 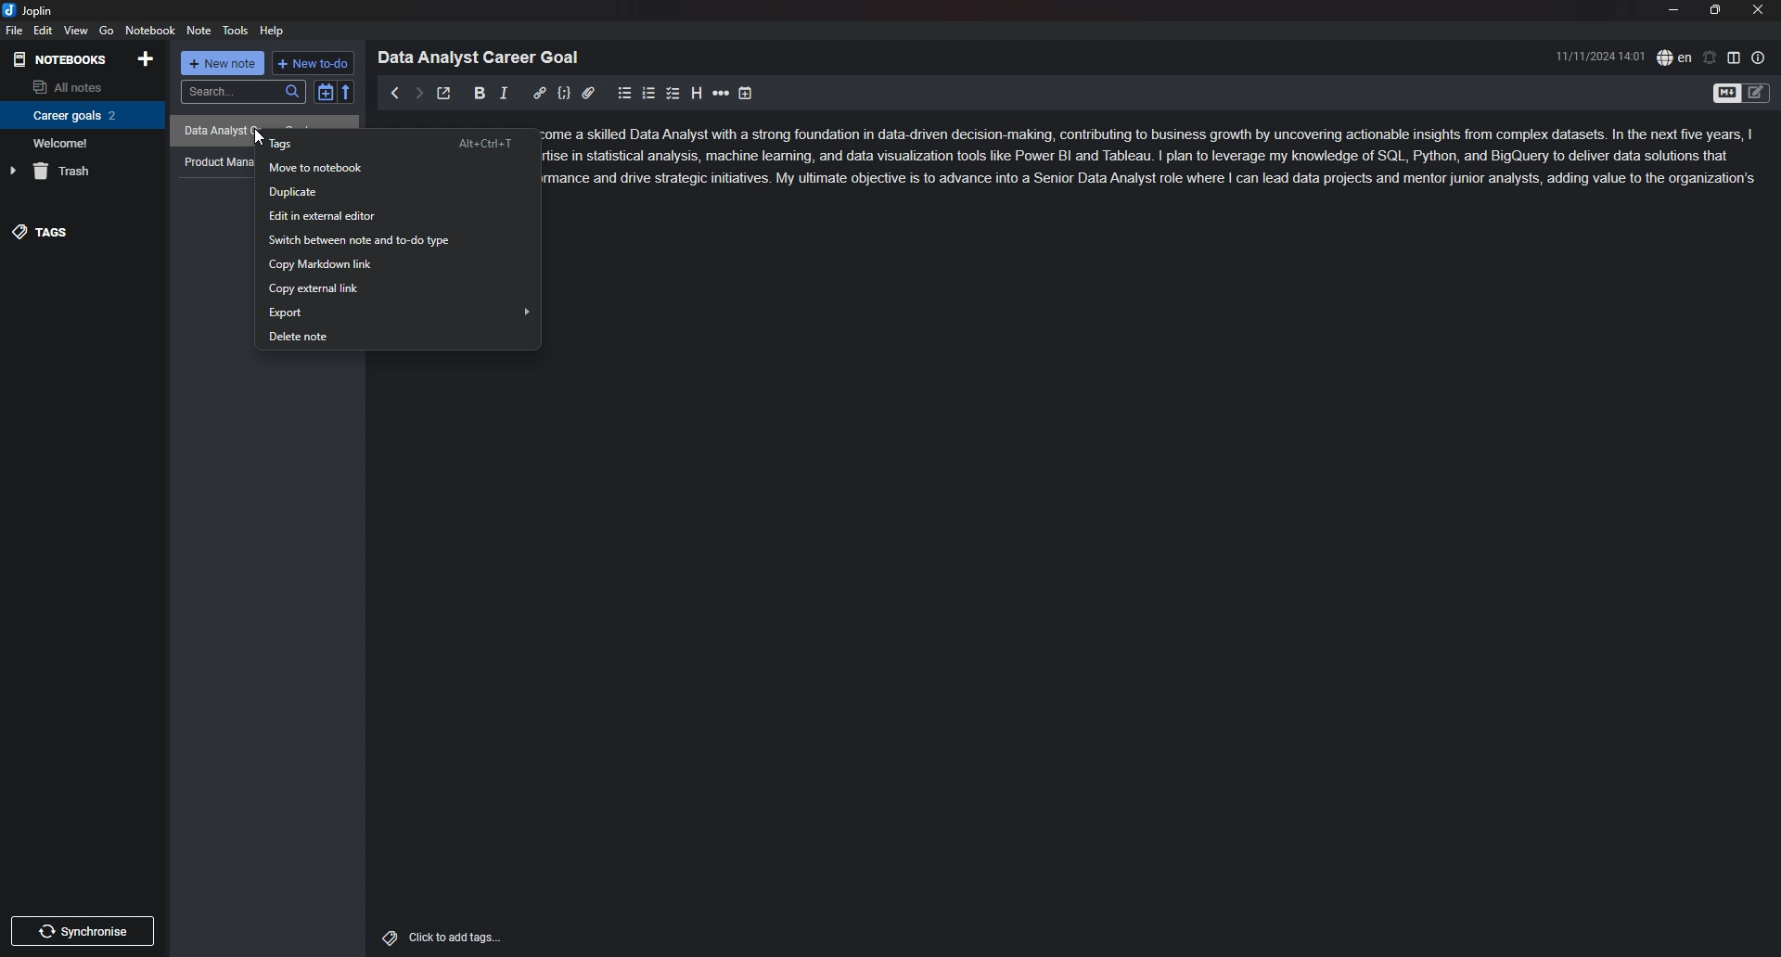 What do you see at coordinates (485, 57) in the screenshot?
I see `Data Analyst Career Goal` at bounding box center [485, 57].